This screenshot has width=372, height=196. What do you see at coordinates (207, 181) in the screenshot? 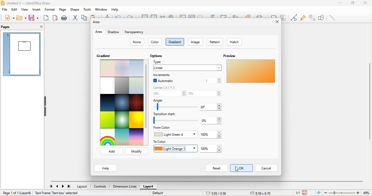
I see `horizontal scroll bar` at bounding box center [207, 181].